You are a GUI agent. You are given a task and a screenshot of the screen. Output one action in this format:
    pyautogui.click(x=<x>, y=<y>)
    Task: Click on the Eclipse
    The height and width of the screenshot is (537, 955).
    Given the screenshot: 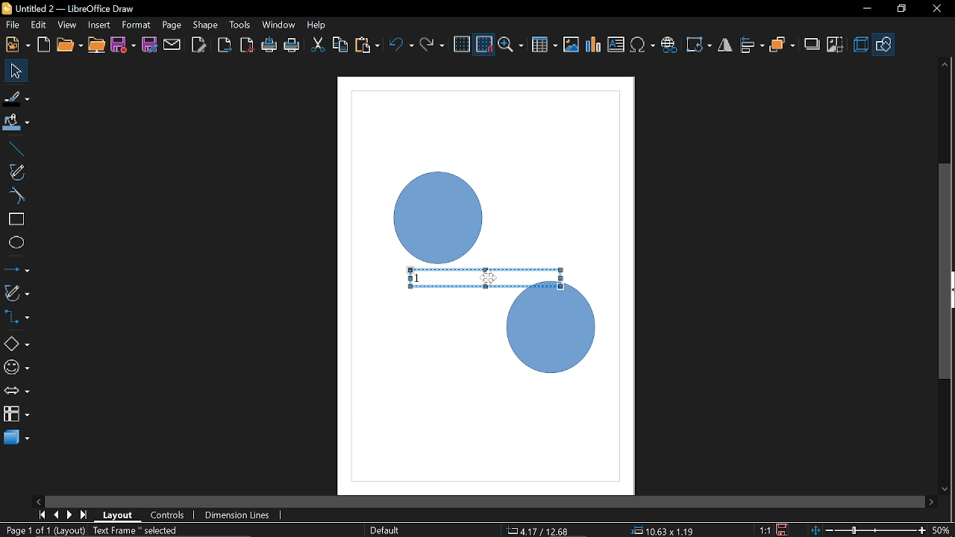 What is the action you would take?
    pyautogui.click(x=16, y=243)
    